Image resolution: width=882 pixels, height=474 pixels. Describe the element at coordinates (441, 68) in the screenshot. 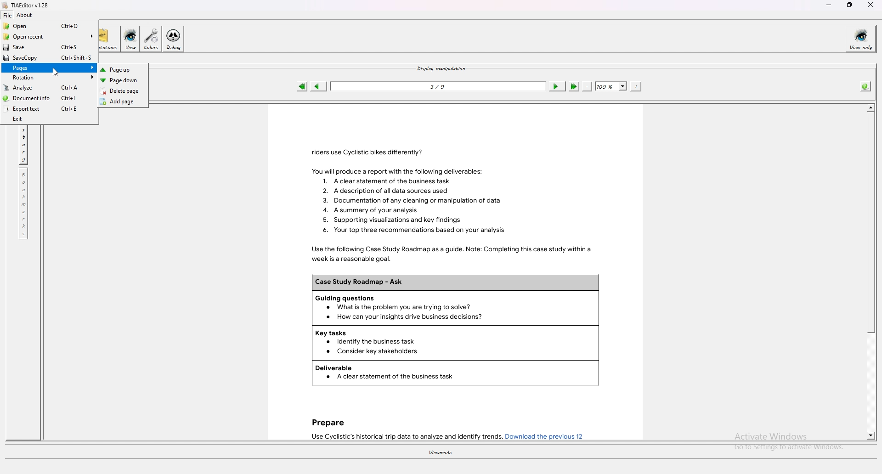

I see `display manipulation` at that location.